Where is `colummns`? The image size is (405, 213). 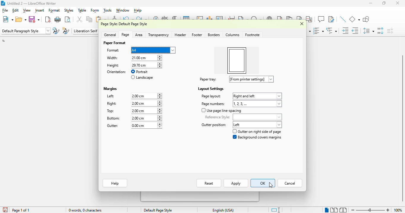 colummns is located at coordinates (233, 35).